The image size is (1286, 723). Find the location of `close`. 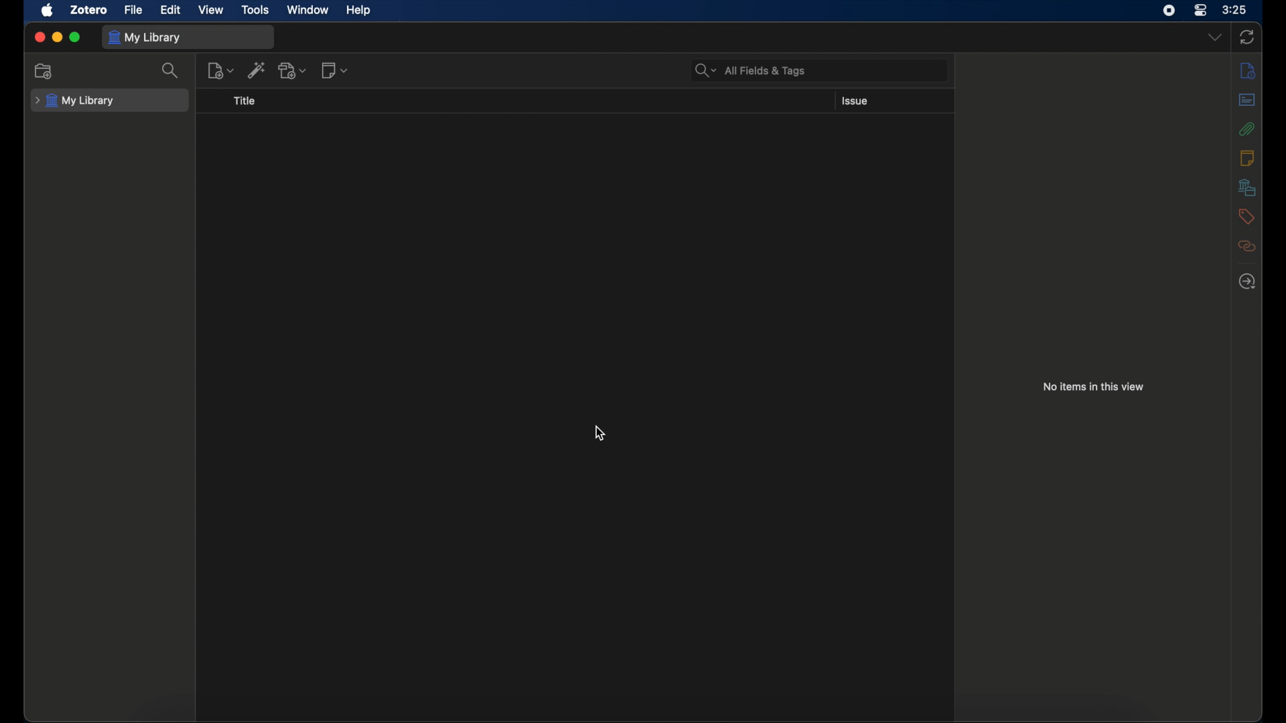

close is located at coordinates (39, 36).